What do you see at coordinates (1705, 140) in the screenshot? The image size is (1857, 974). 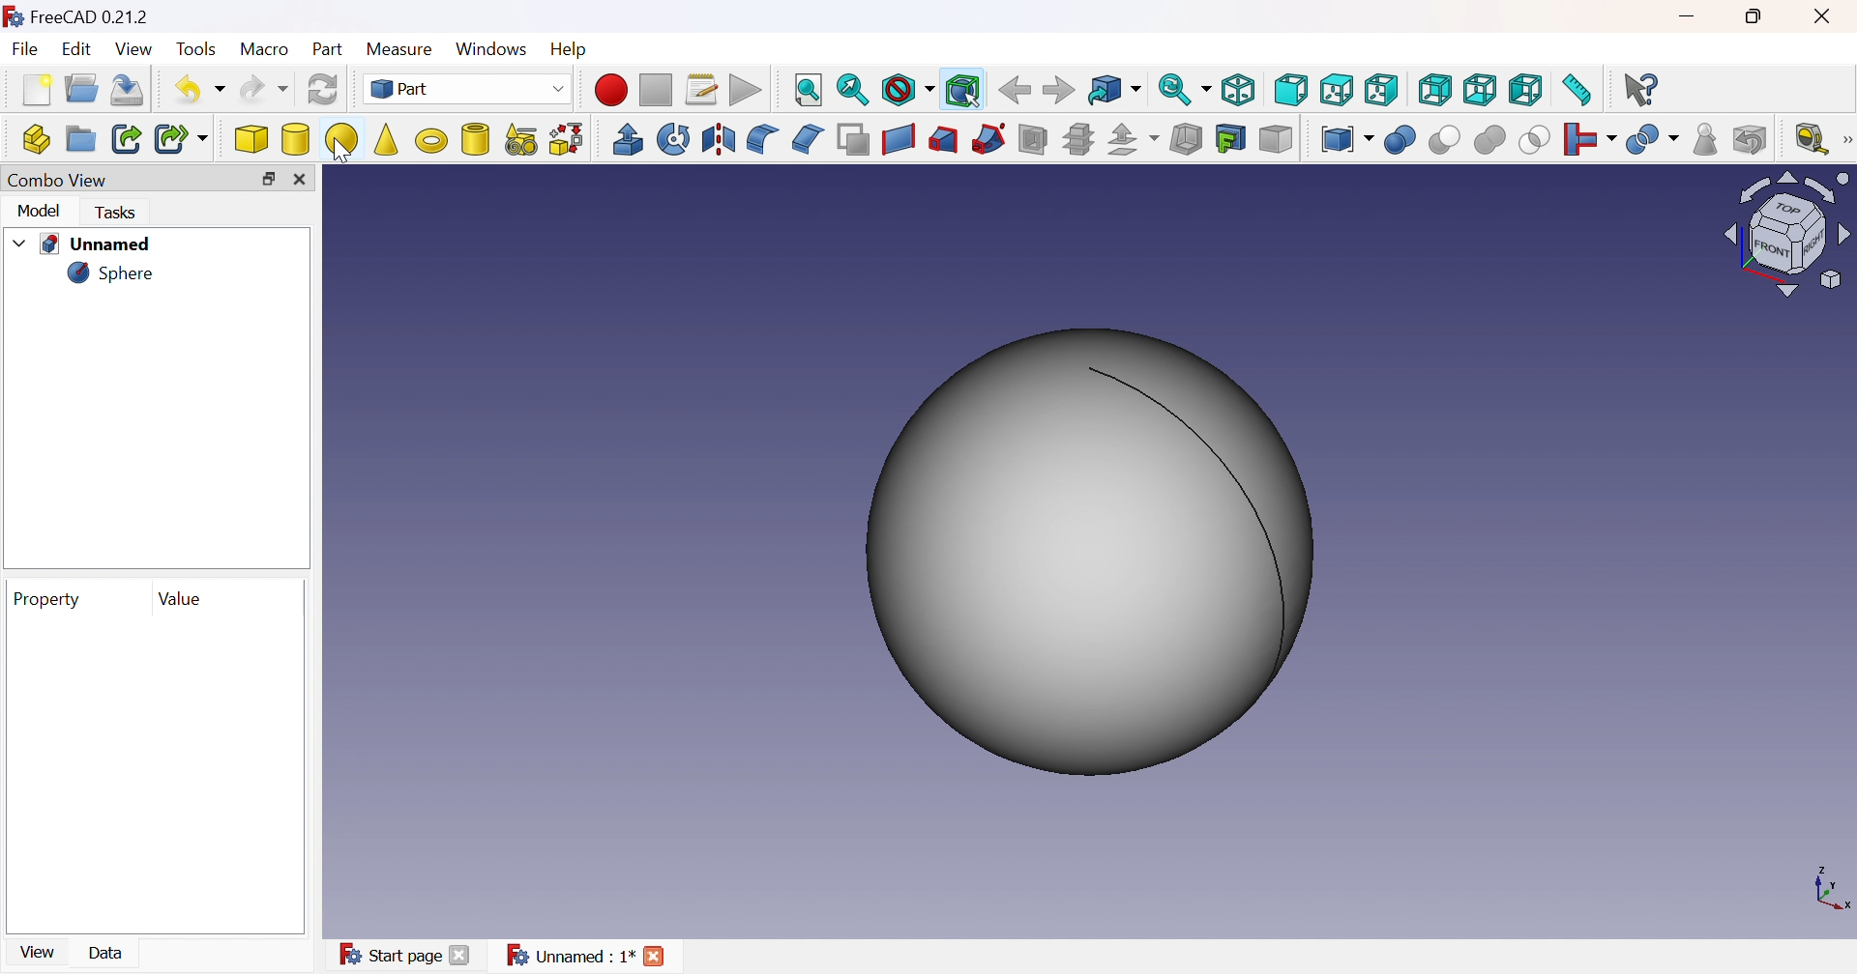 I see `Check geometry` at bounding box center [1705, 140].